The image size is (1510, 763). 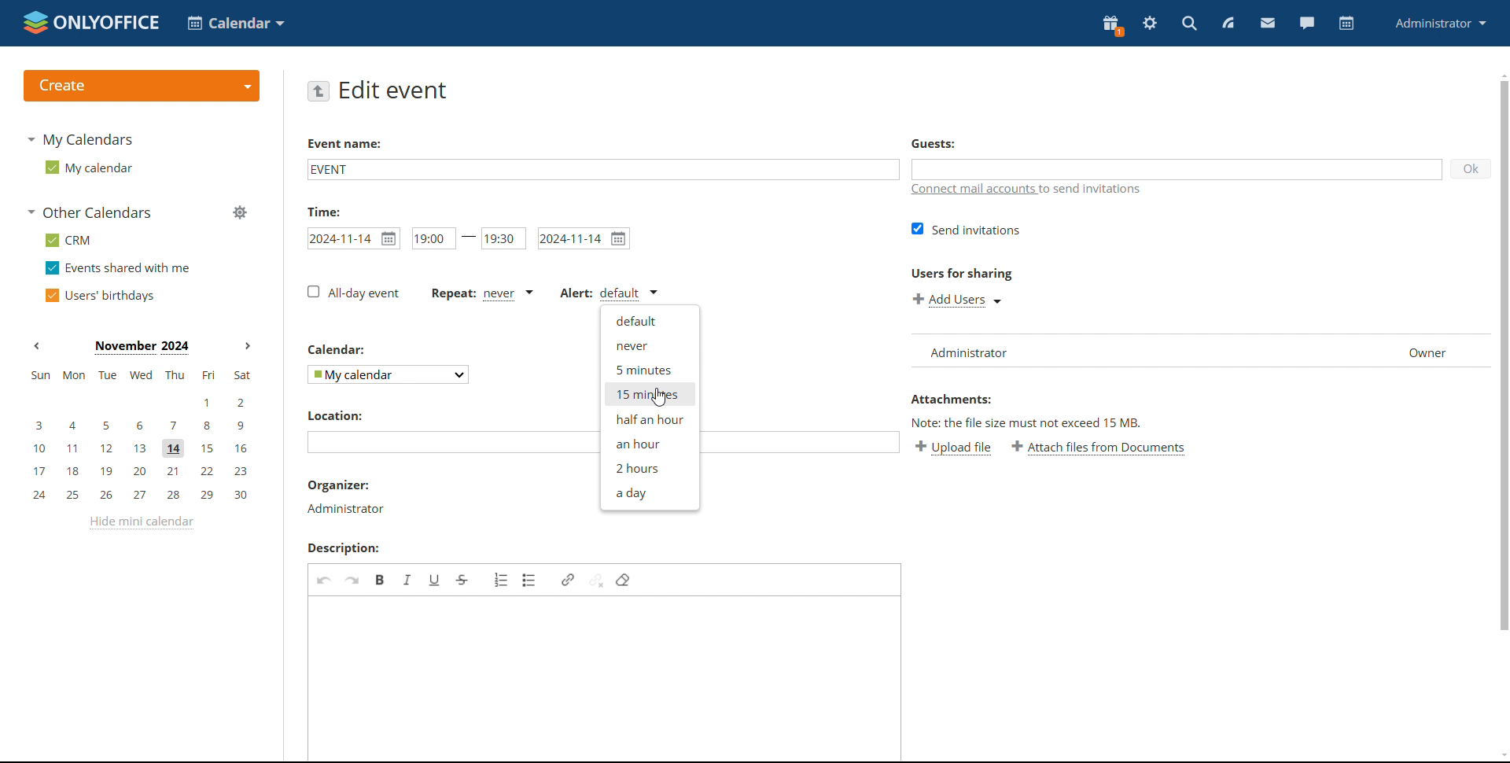 What do you see at coordinates (648, 494) in the screenshot?
I see `a day` at bounding box center [648, 494].